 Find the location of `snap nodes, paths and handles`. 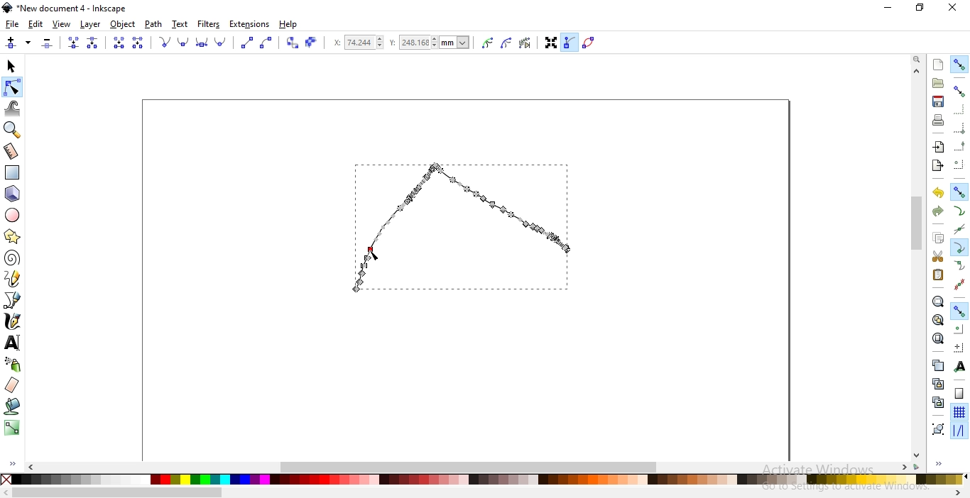

snap nodes, paths and handles is located at coordinates (958, 191).